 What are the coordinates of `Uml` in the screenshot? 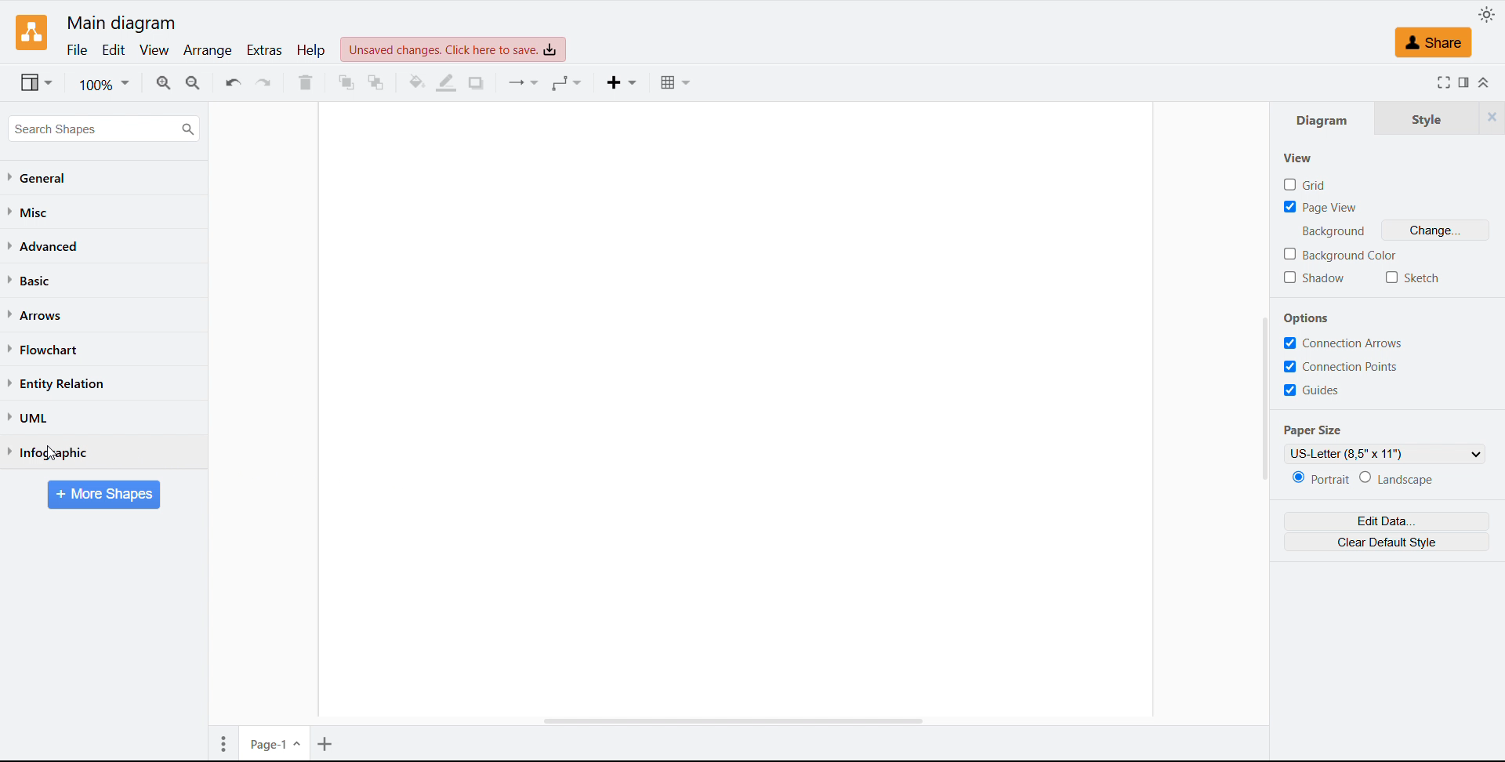 It's located at (28, 418).